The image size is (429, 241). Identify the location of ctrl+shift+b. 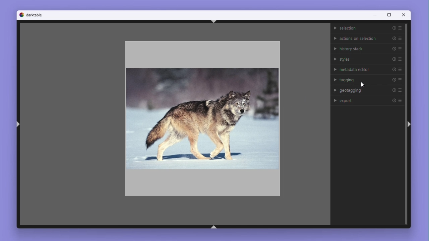
(214, 227).